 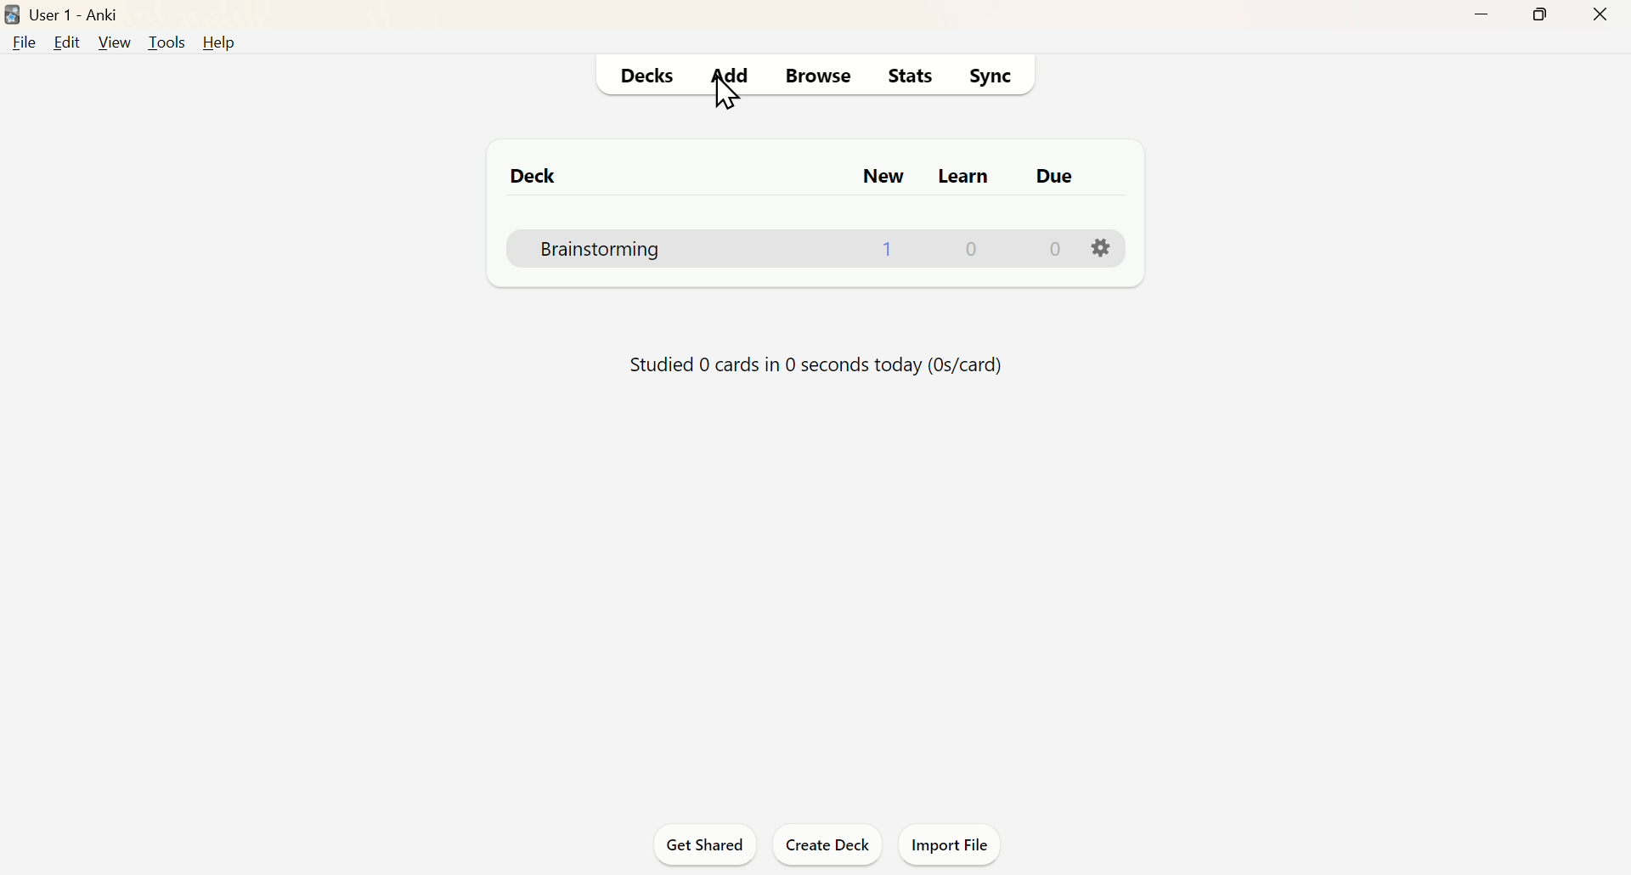 I want to click on Due, so click(x=1063, y=173).